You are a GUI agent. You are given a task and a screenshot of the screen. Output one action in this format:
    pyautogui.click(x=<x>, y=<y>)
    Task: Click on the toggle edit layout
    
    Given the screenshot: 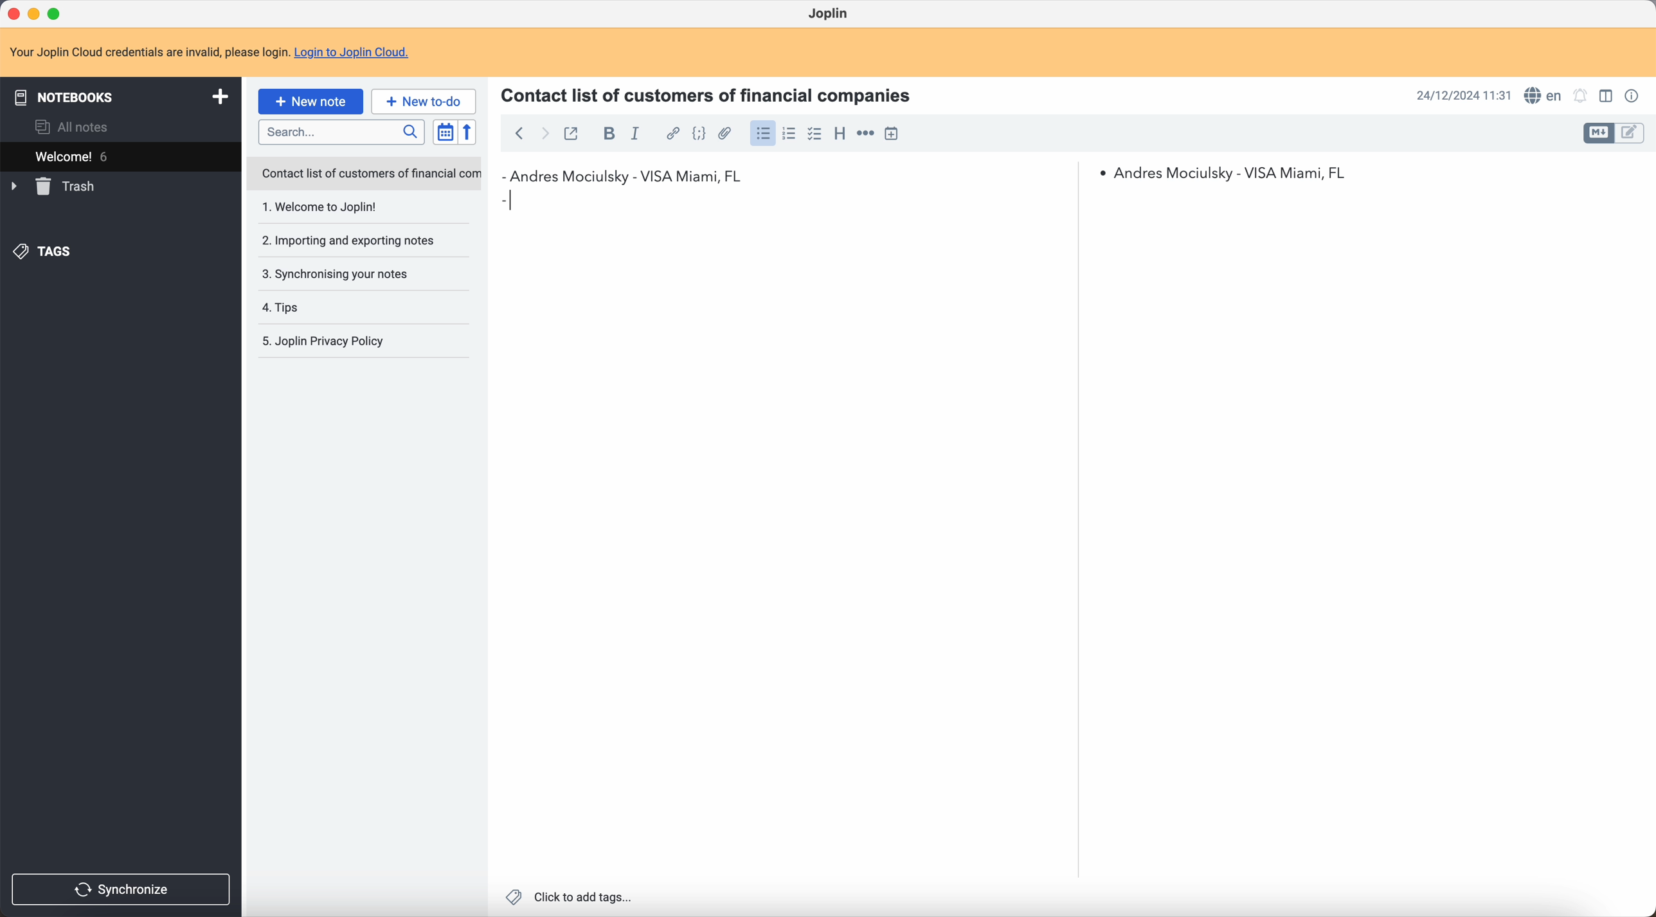 What is the action you would take?
    pyautogui.click(x=1600, y=134)
    